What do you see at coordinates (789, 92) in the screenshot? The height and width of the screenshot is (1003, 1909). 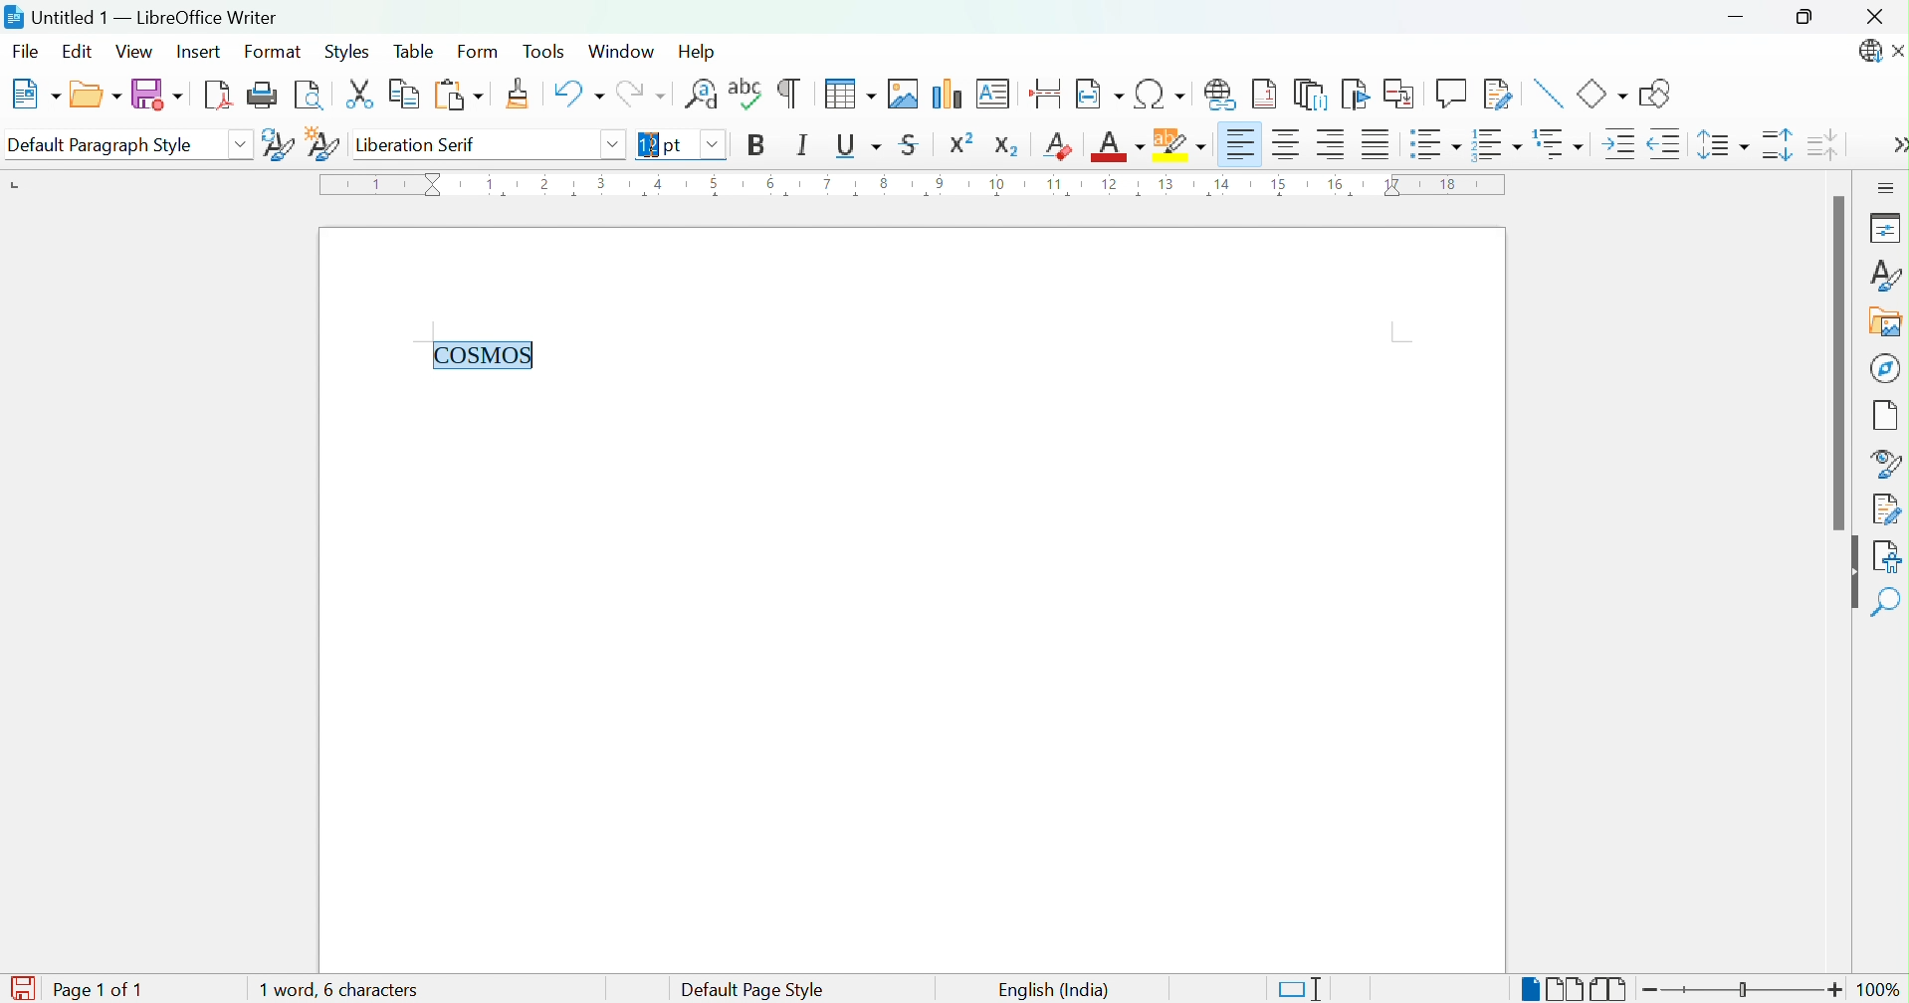 I see `Toggle Formatting Marks` at bounding box center [789, 92].